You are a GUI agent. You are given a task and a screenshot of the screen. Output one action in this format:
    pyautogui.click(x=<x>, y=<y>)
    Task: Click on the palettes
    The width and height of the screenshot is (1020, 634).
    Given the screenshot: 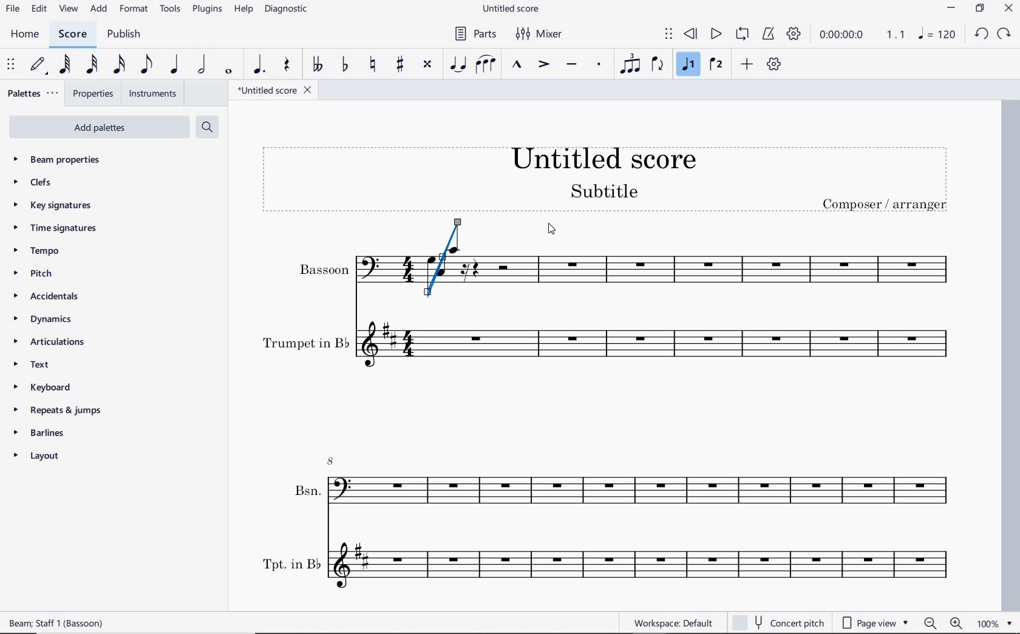 What is the action you would take?
    pyautogui.click(x=32, y=94)
    